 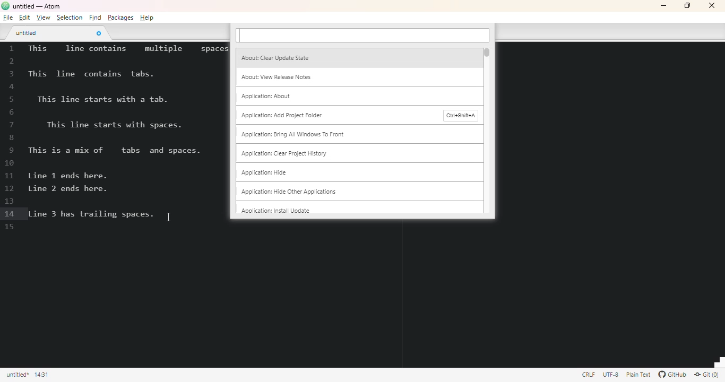 I want to click on about: clear update state, so click(x=276, y=58).